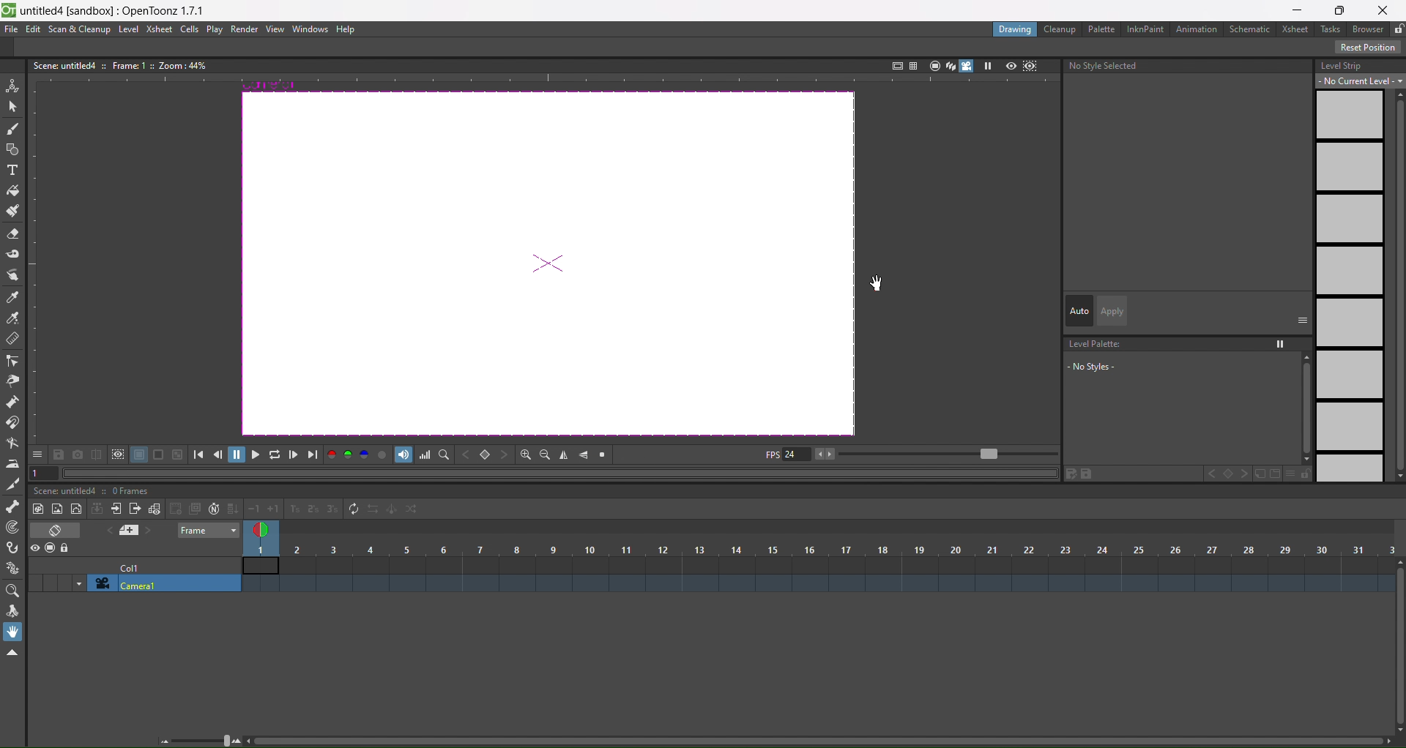  What do you see at coordinates (13, 130) in the screenshot?
I see `brush tool` at bounding box center [13, 130].